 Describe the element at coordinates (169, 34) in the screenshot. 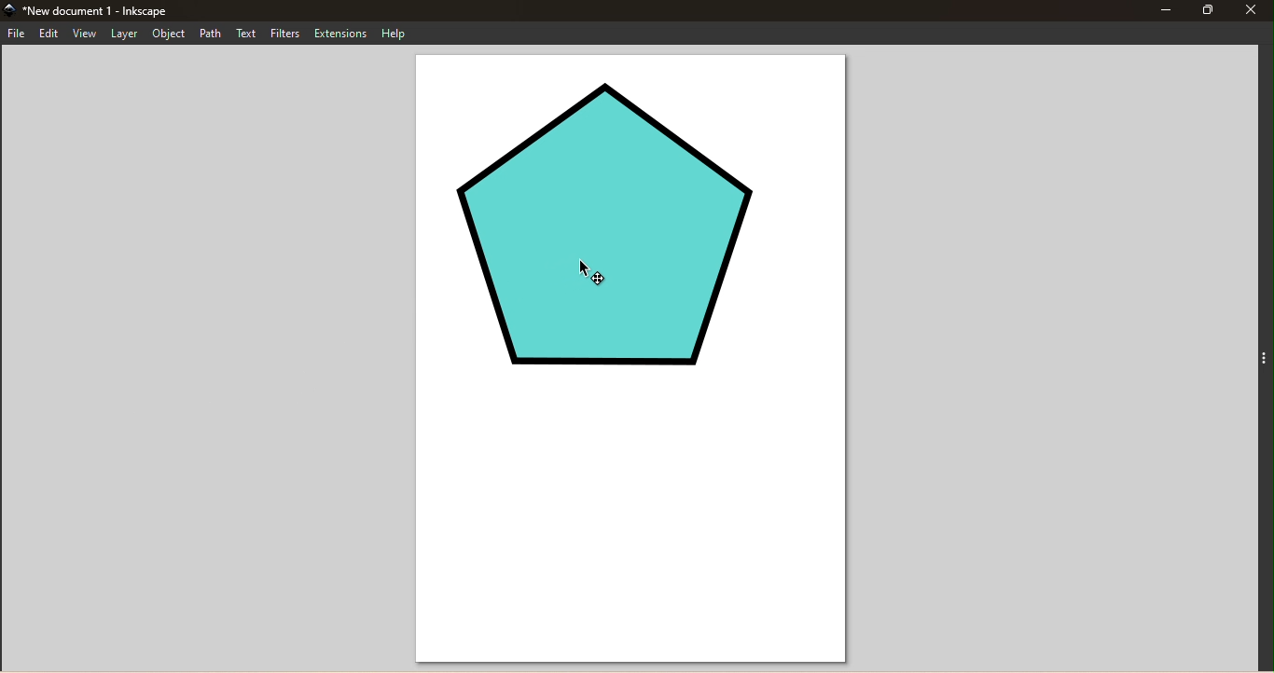

I see `Object` at that location.